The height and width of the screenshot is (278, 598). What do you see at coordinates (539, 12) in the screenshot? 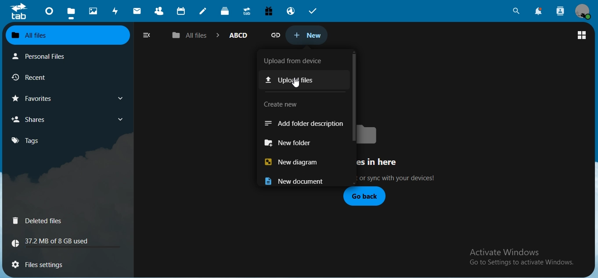
I see `notifications` at bounding box center [539, 12].